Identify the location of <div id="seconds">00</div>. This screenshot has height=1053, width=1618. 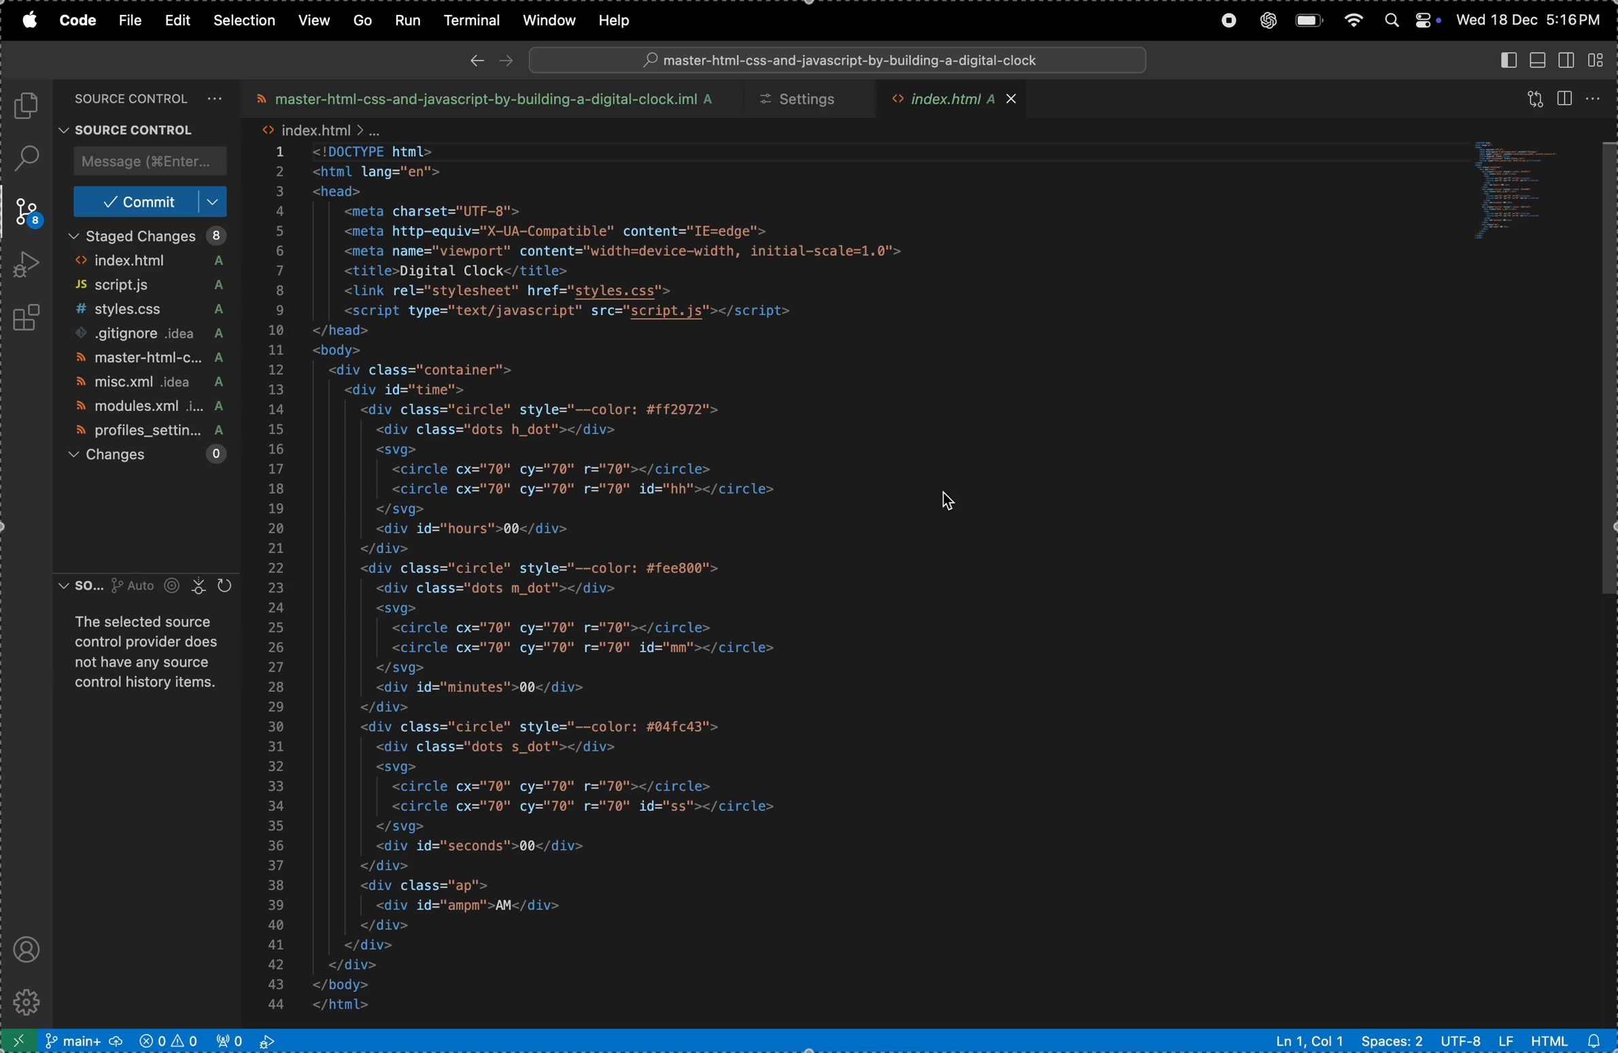
(485, 846).